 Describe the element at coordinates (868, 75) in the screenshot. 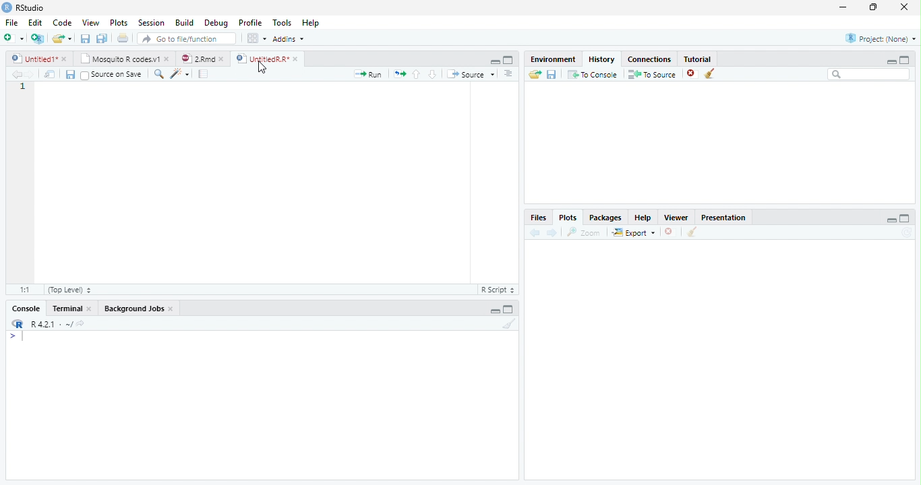

I see `Search` at that location.